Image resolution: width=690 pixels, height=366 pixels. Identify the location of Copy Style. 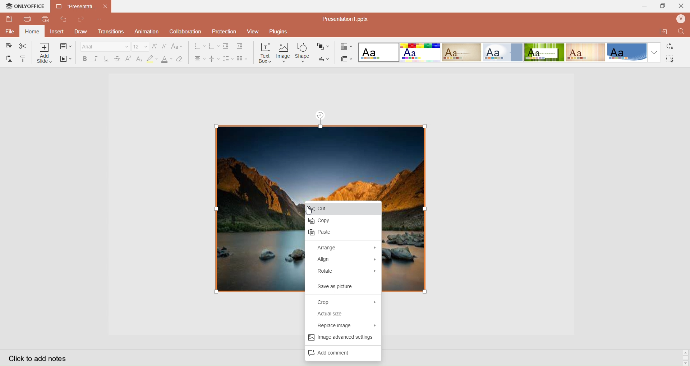
(26, 59).